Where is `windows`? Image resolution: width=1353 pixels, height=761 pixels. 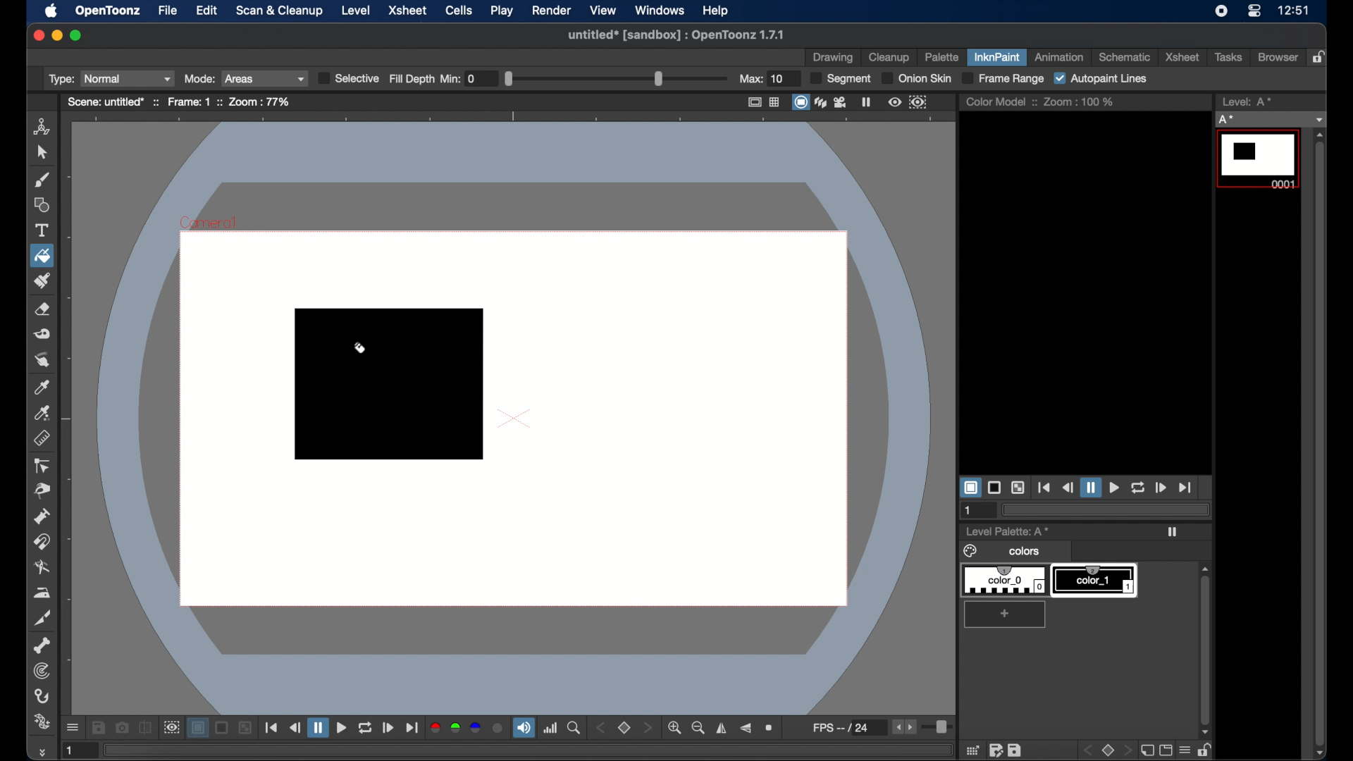
windows is located at coordinates (660, 10).